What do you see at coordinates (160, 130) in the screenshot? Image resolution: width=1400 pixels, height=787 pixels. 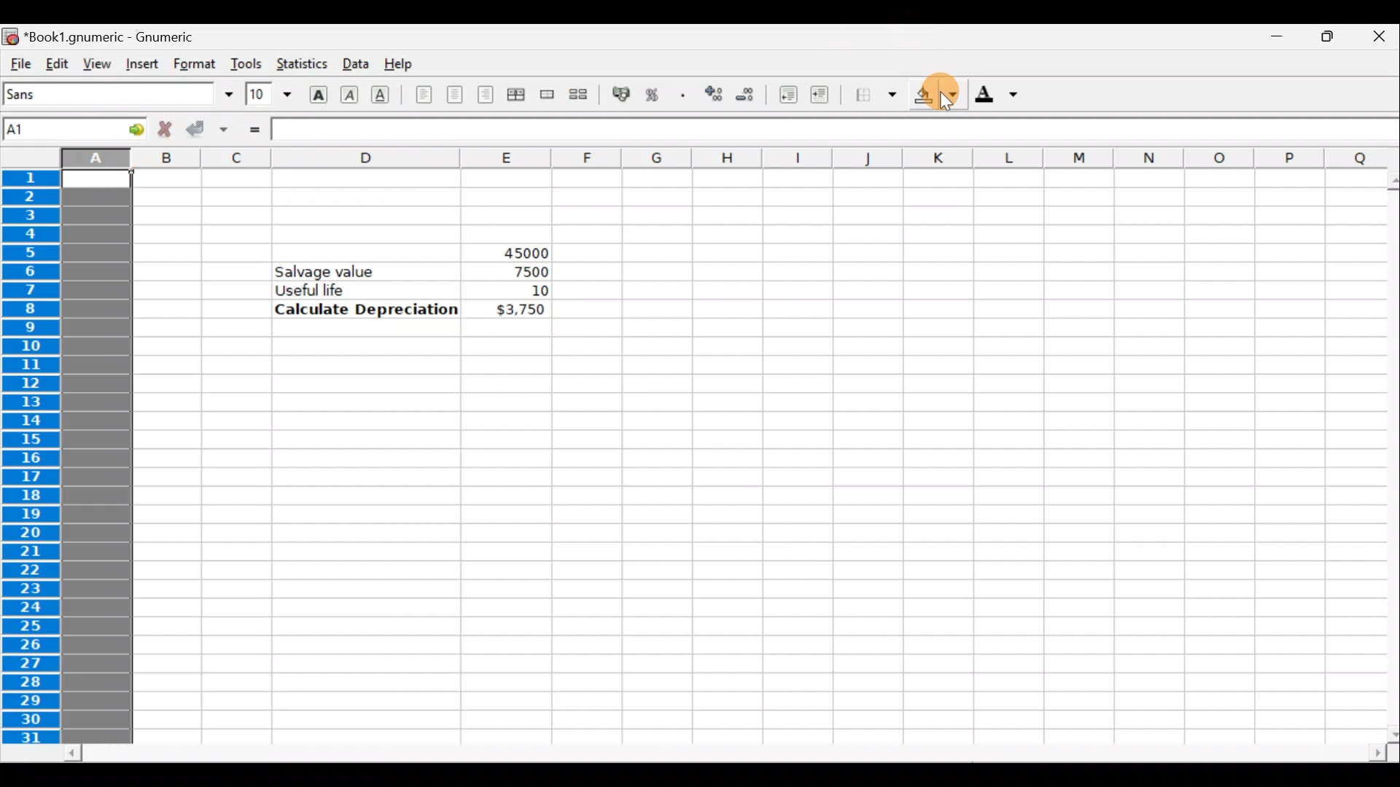 I see `Reject change` at bounding box center [160, 130].